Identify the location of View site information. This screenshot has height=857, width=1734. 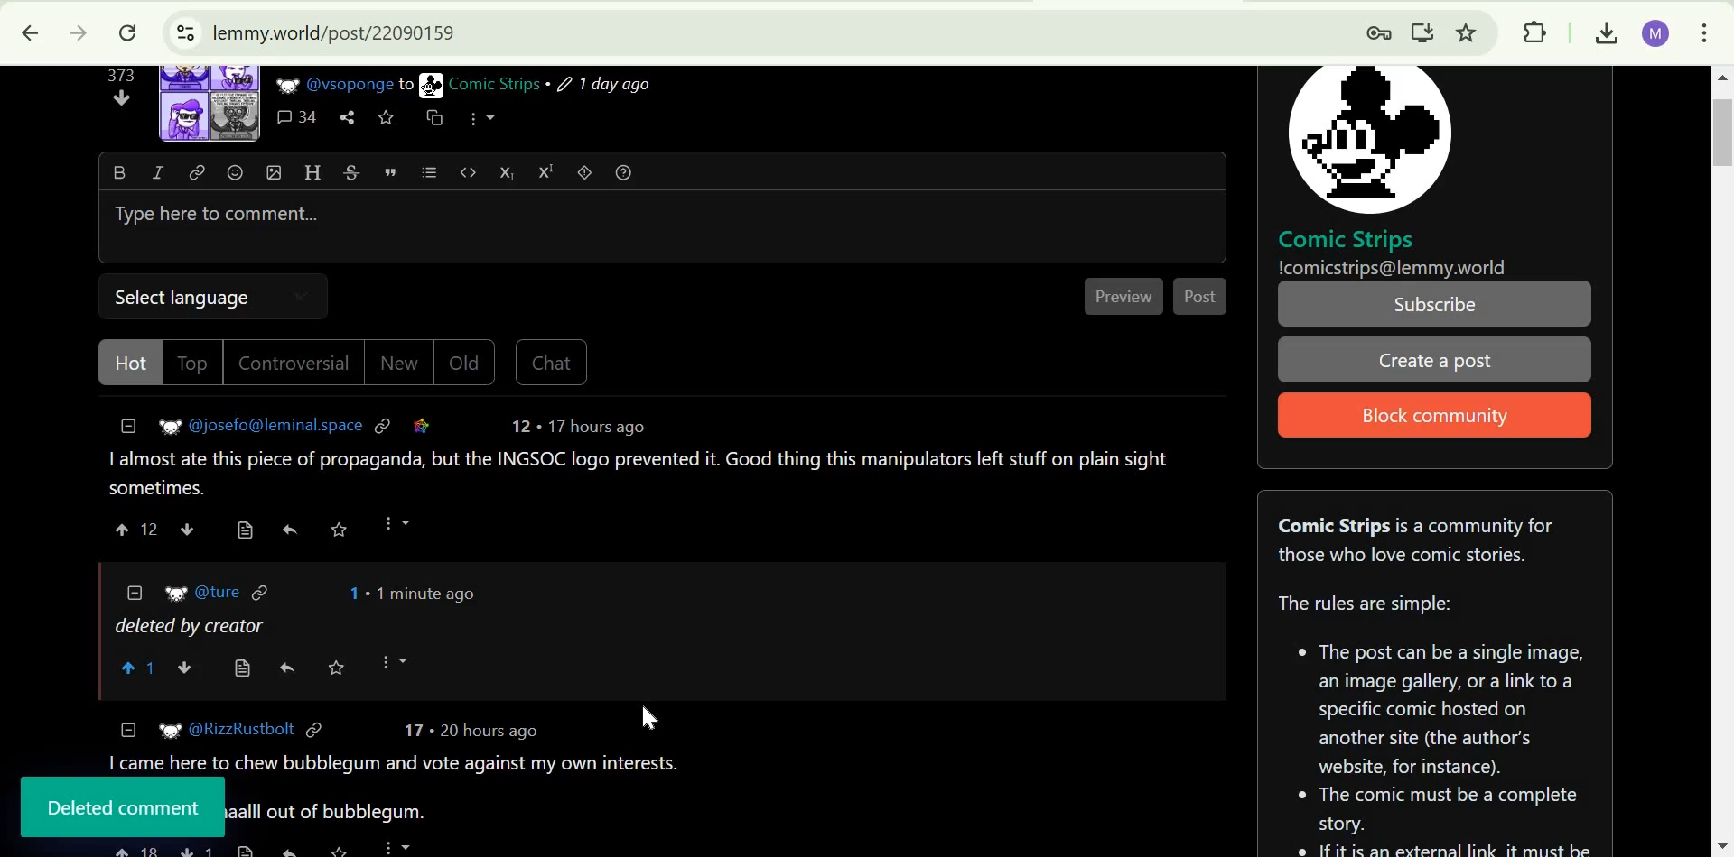
(182, 33).